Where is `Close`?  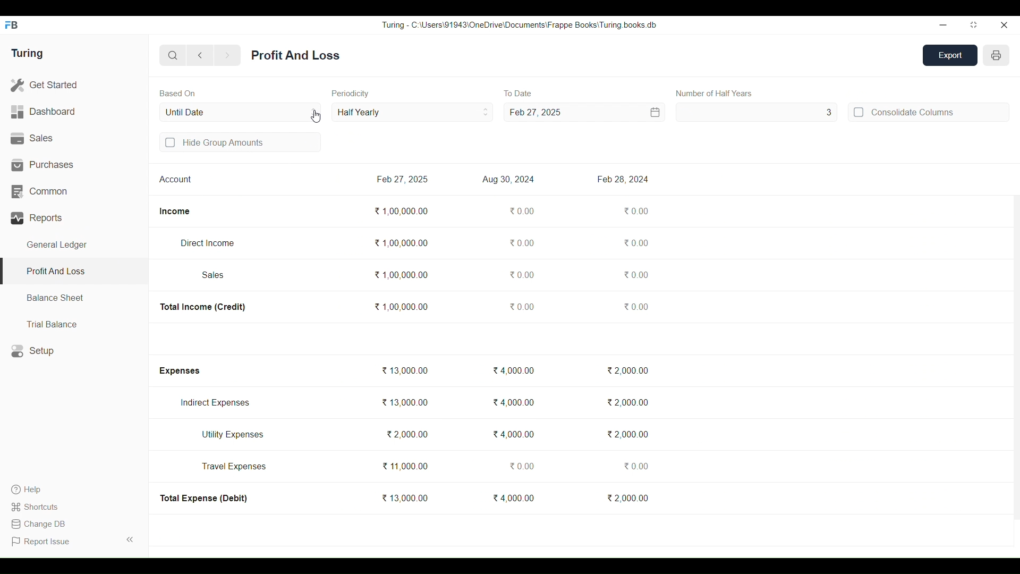
Close is located at coordinates (1004, 25).